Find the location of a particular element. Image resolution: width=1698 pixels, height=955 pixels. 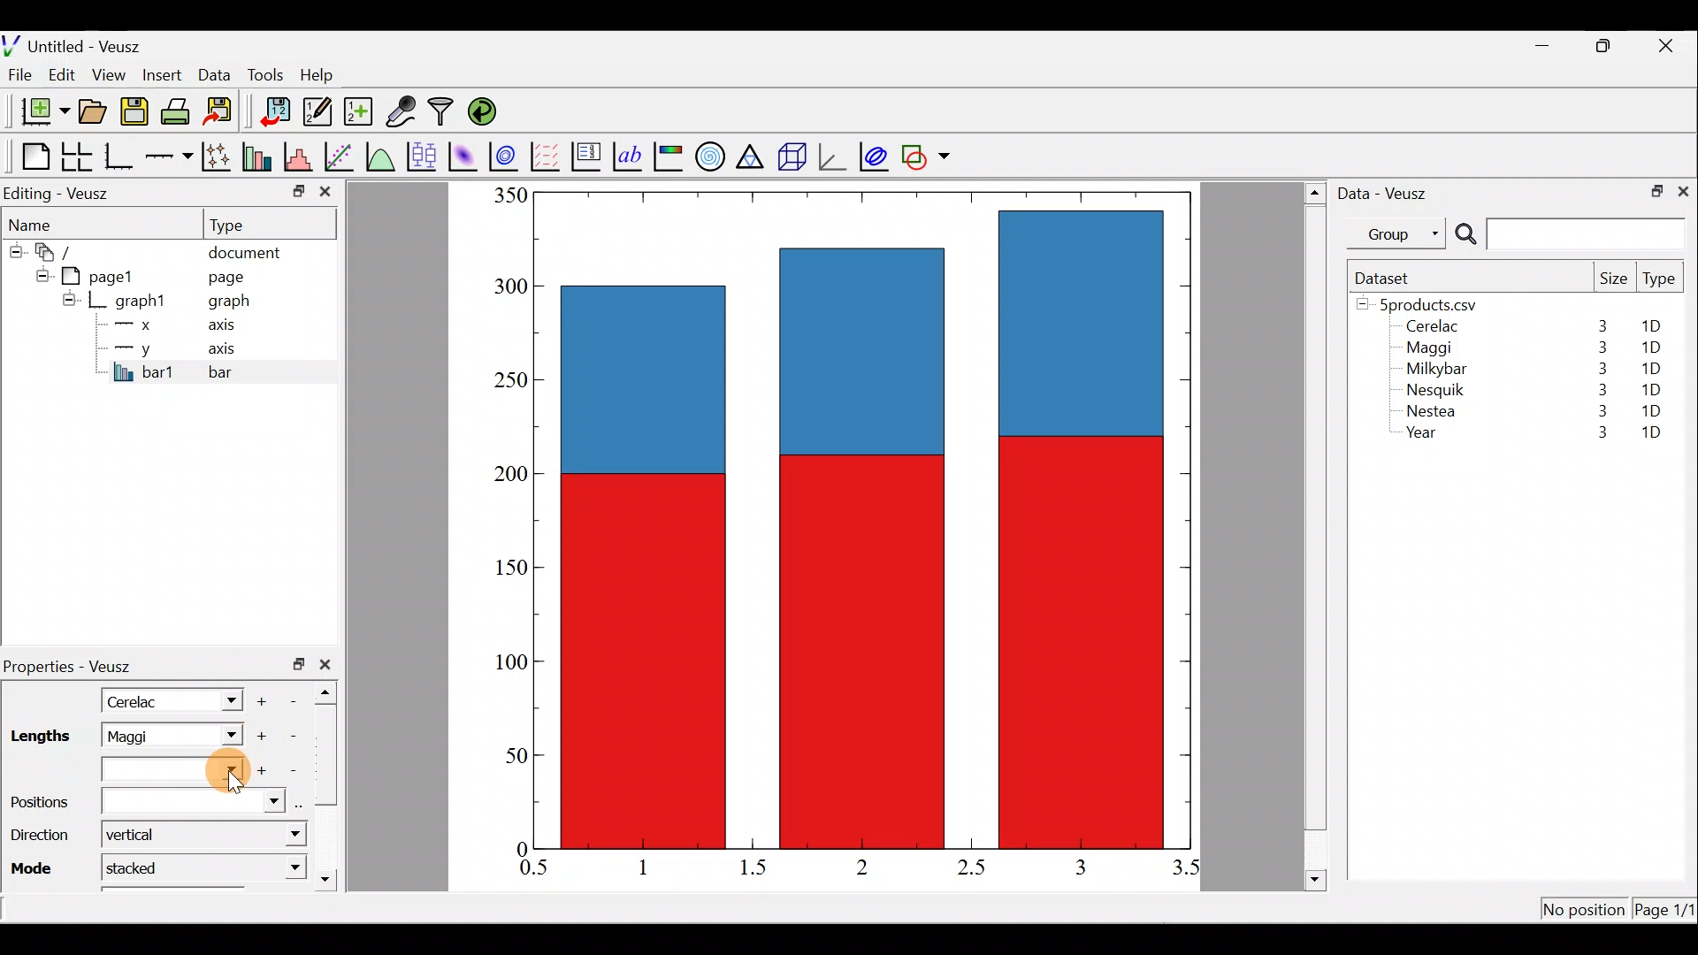

Positions is located at coordinates (145, 802).